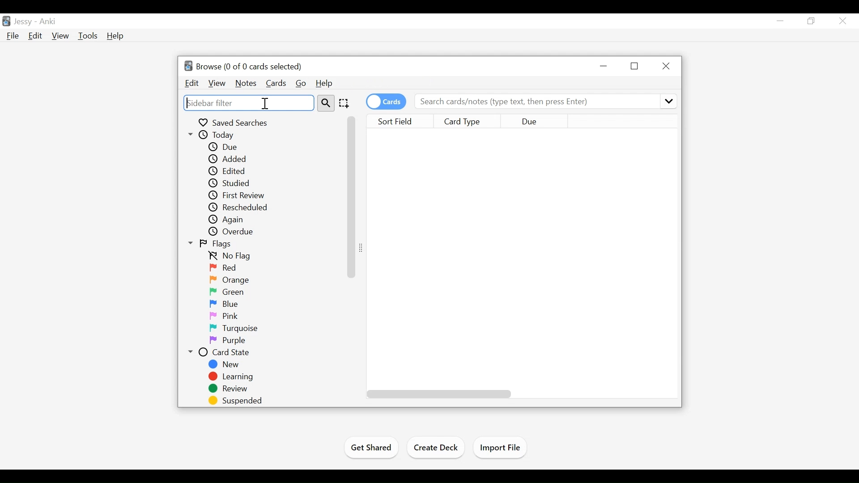 This screenshot has width=859, height=483. I want to click on Cards, so click(276, 83).